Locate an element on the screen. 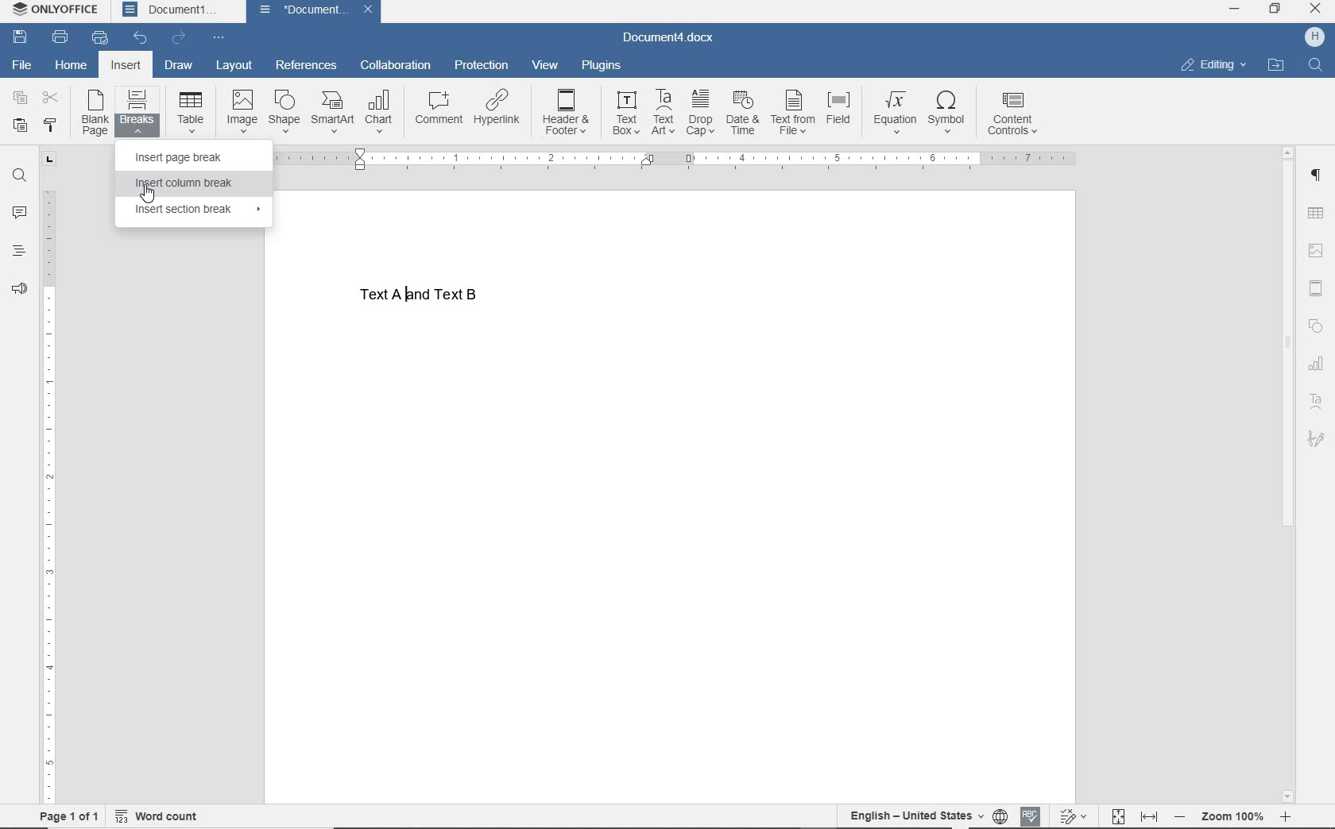 The width and height of the screenshot is (1335, 829). HOME is located at coordinates (71, 65).